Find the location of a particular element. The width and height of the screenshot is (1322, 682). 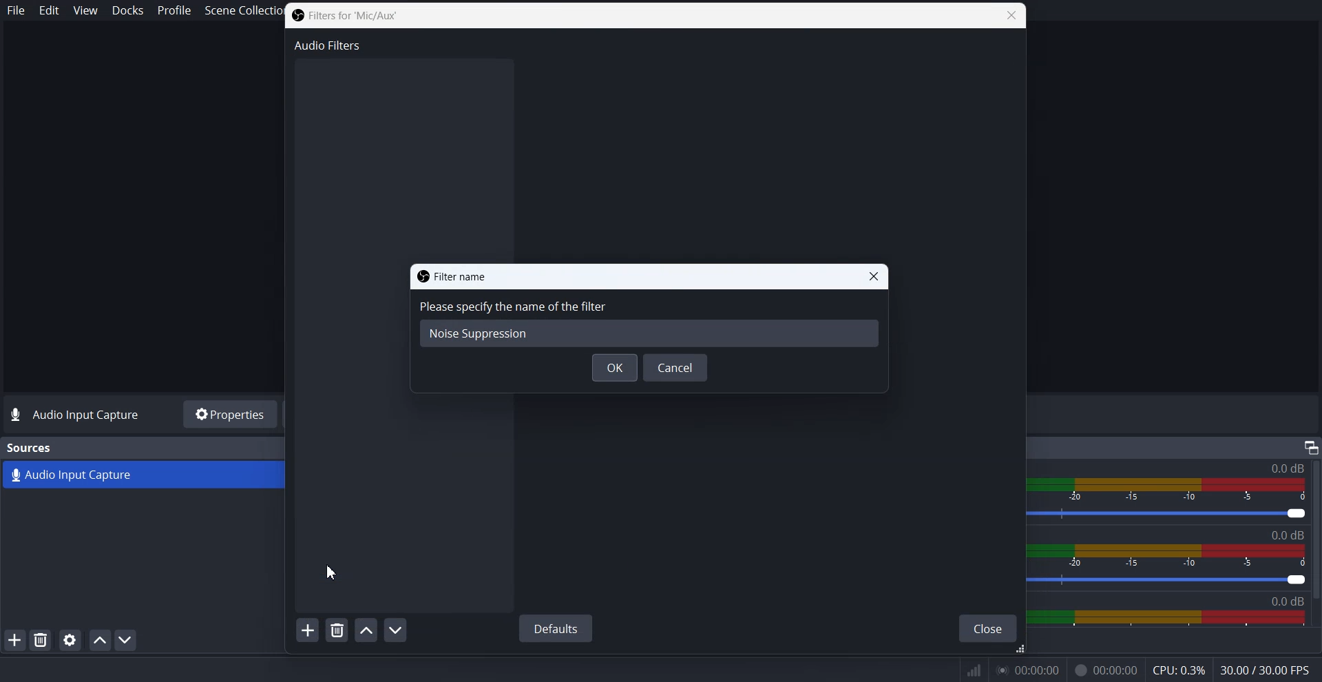

View is located at coordinates (85, 10).